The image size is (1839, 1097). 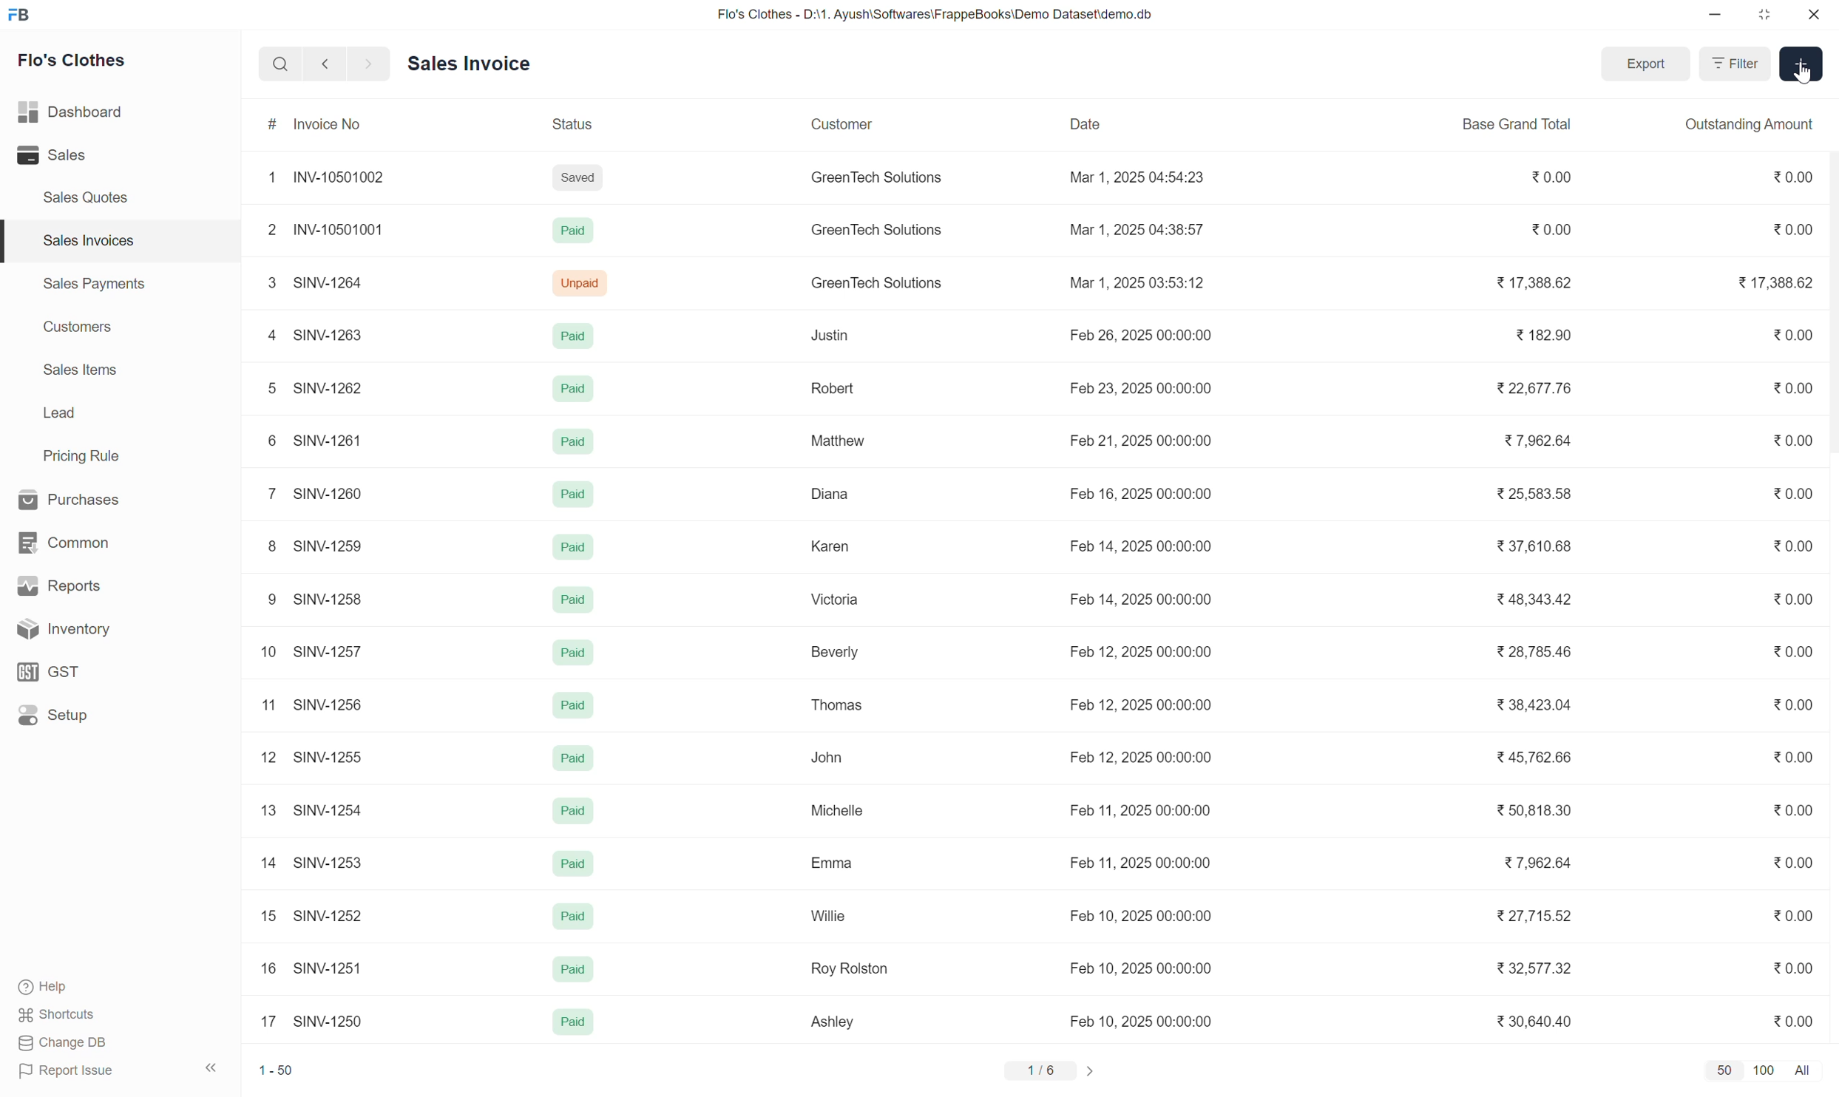 What do you see at coordinates (1804, 76) in the screenshot?
I see `cursor ` at bounding box center [1804, 76].